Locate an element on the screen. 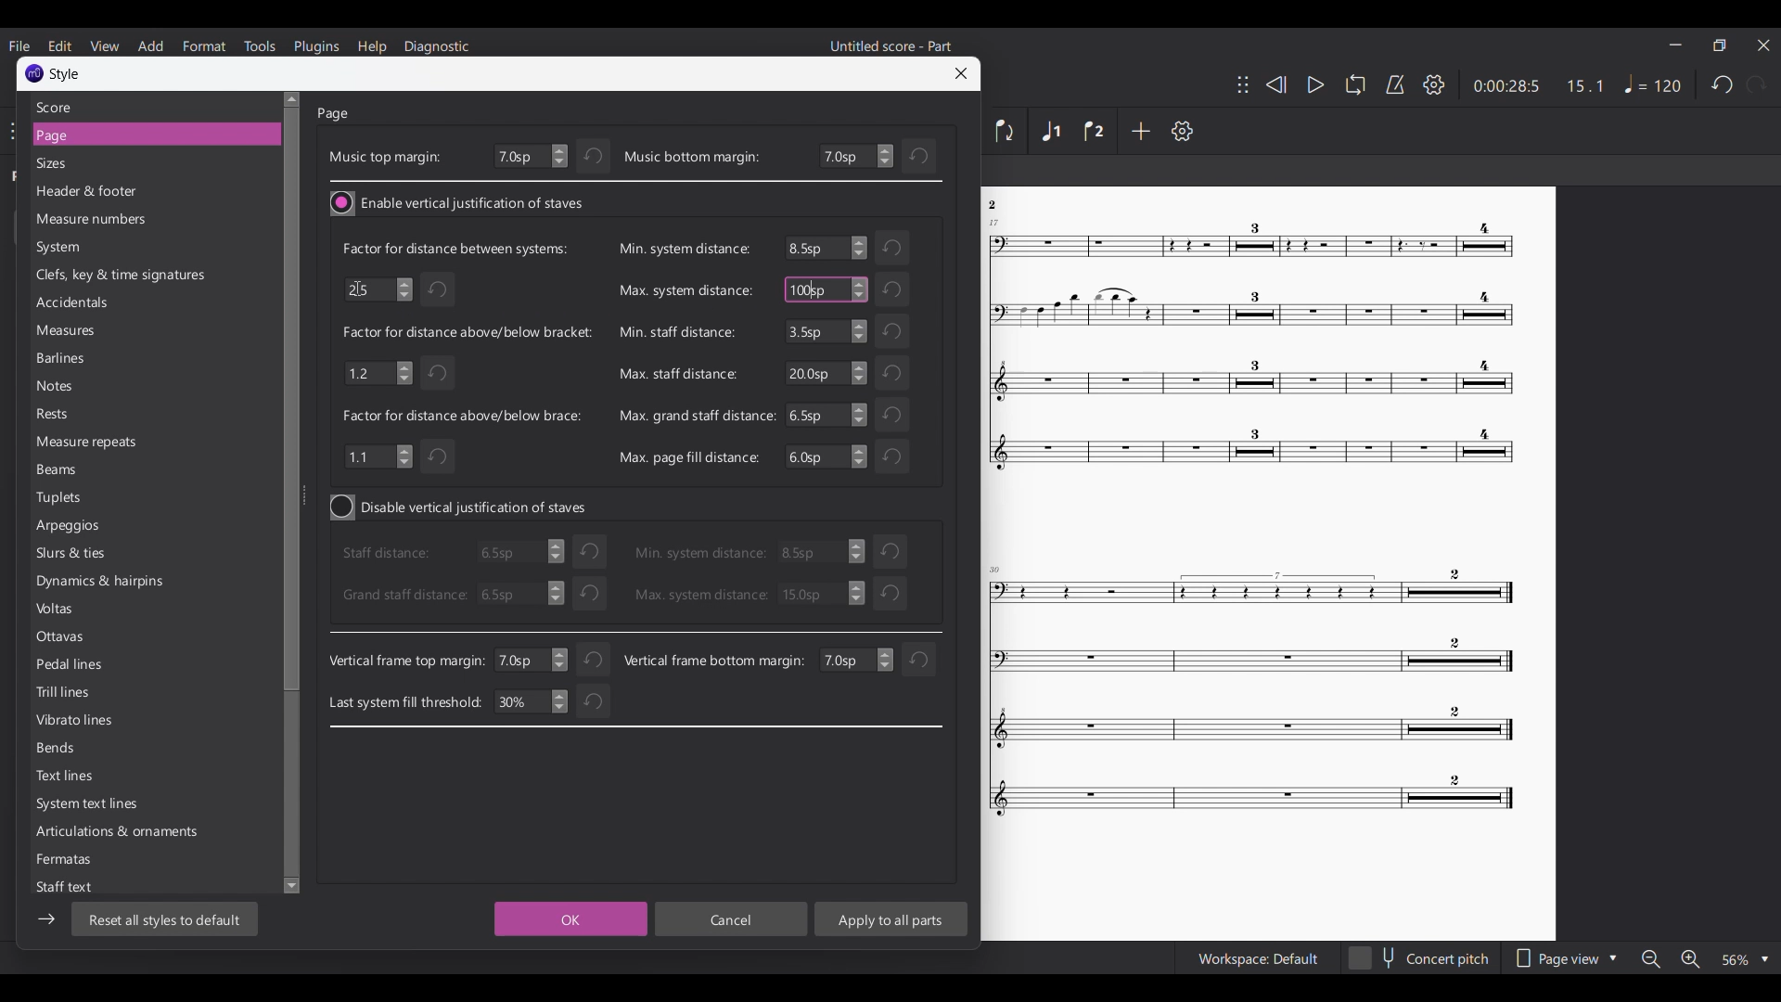 Image resolution: width=1781 pixels, height=1002 pixels. 6.5sp is located at coordinates (827, 415).